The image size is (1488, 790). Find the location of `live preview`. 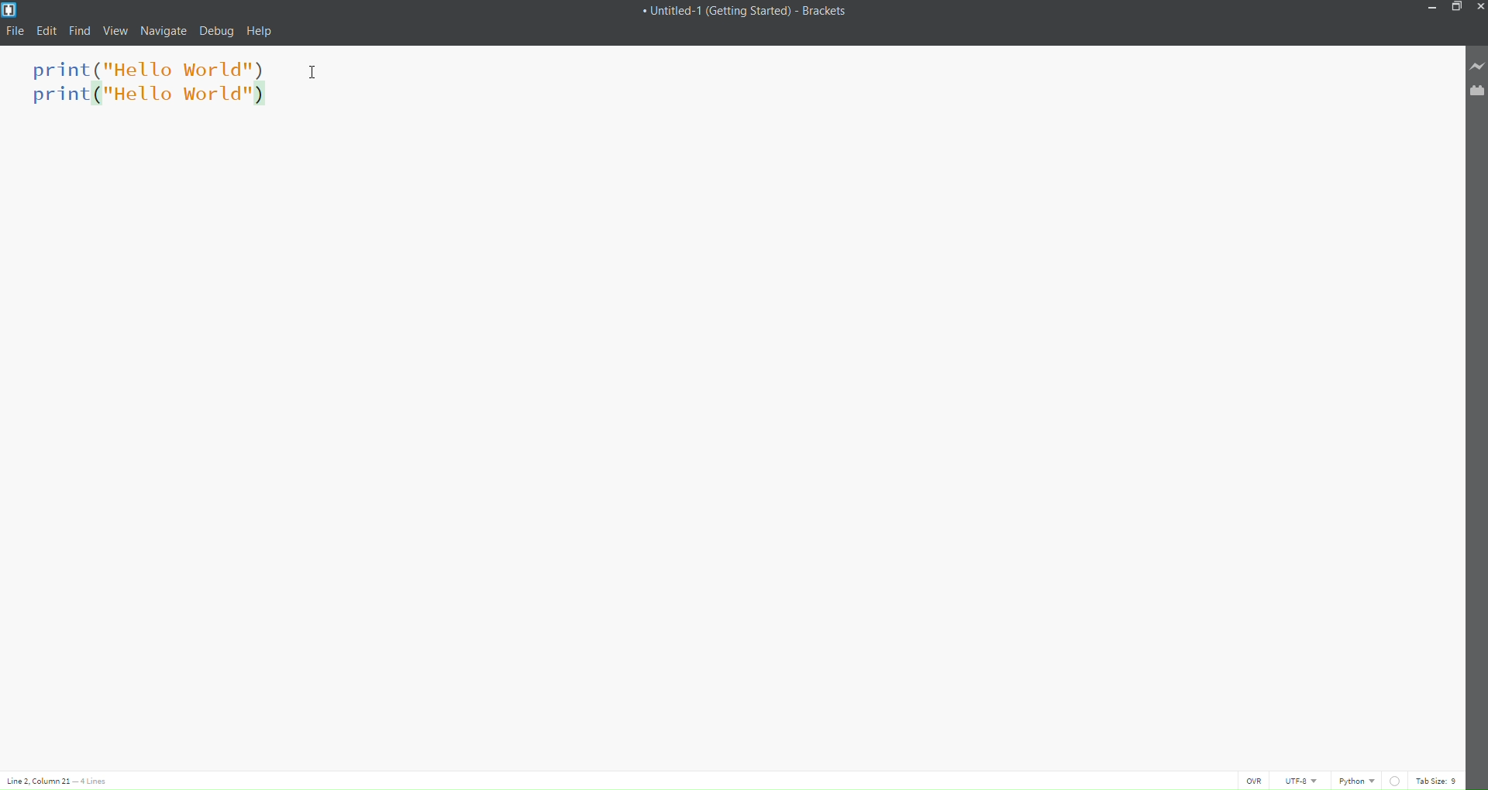

live preview is located at coordinates (1474, 64).